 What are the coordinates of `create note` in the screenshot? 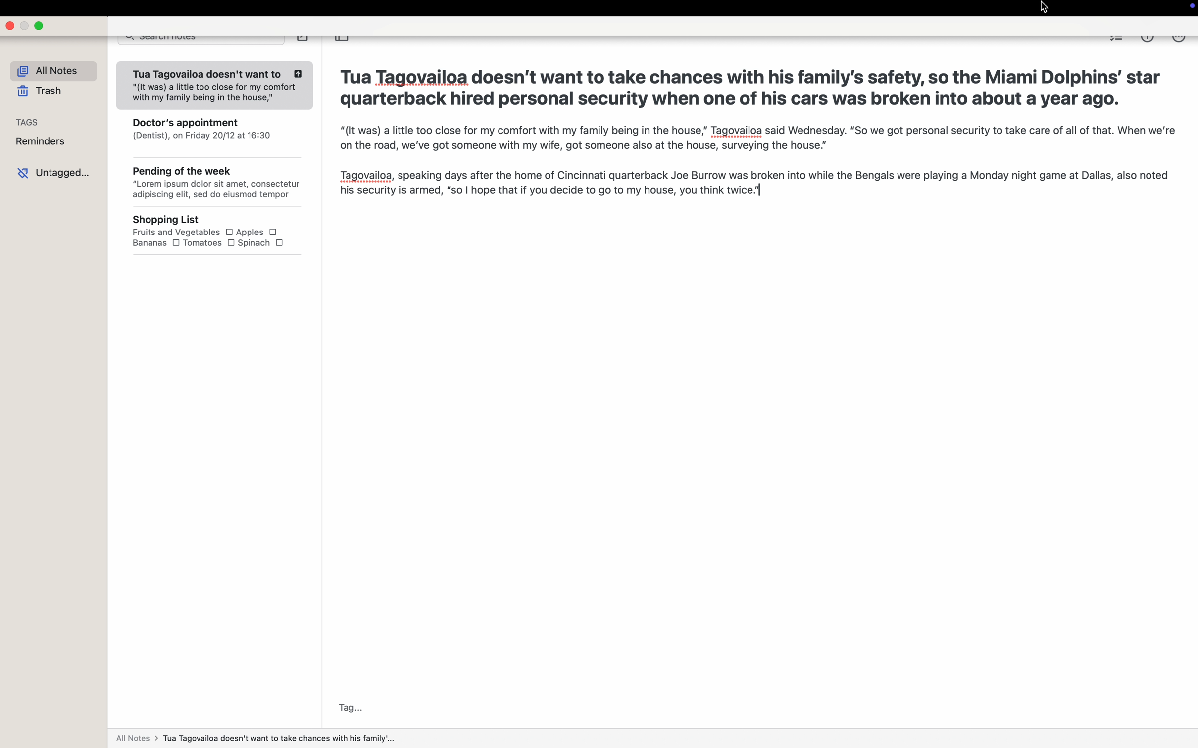 It's located at (301, 38).